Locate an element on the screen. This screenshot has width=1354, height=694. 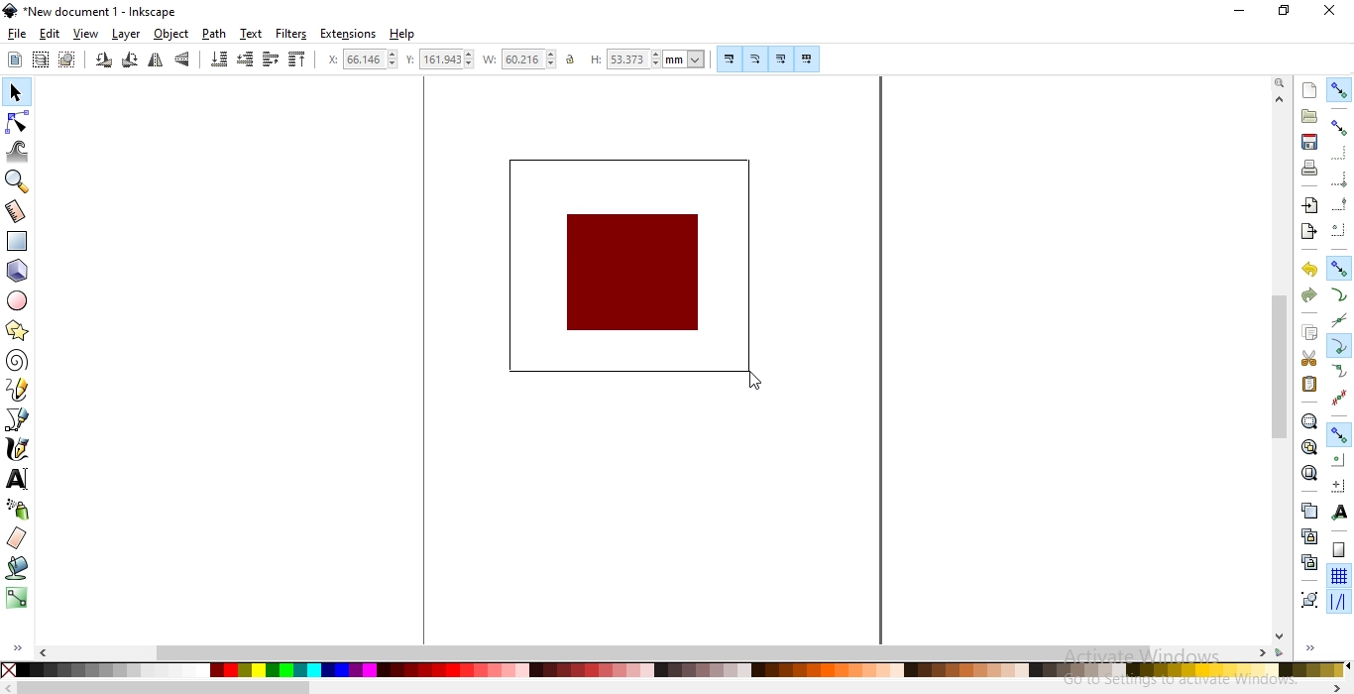
new document 1- Inkscape is located at coordinates (97, 12).